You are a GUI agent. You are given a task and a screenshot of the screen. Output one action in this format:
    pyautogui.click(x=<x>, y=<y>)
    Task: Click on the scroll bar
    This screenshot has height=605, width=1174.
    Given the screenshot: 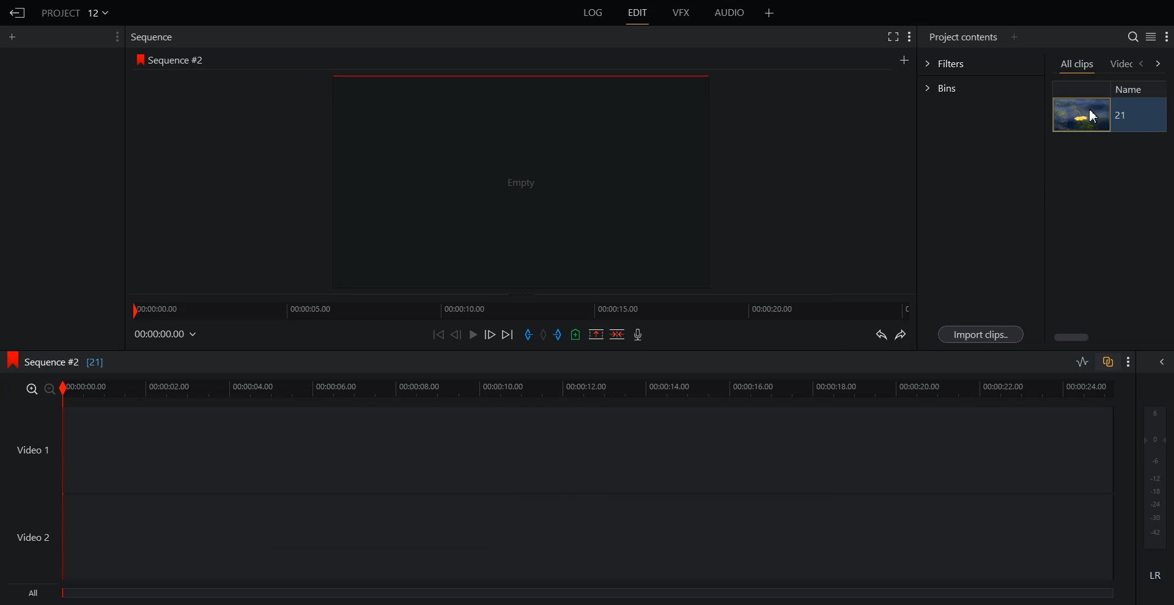 What is the action you would take?
    pyautogui.click(x=1072, y=336)
    